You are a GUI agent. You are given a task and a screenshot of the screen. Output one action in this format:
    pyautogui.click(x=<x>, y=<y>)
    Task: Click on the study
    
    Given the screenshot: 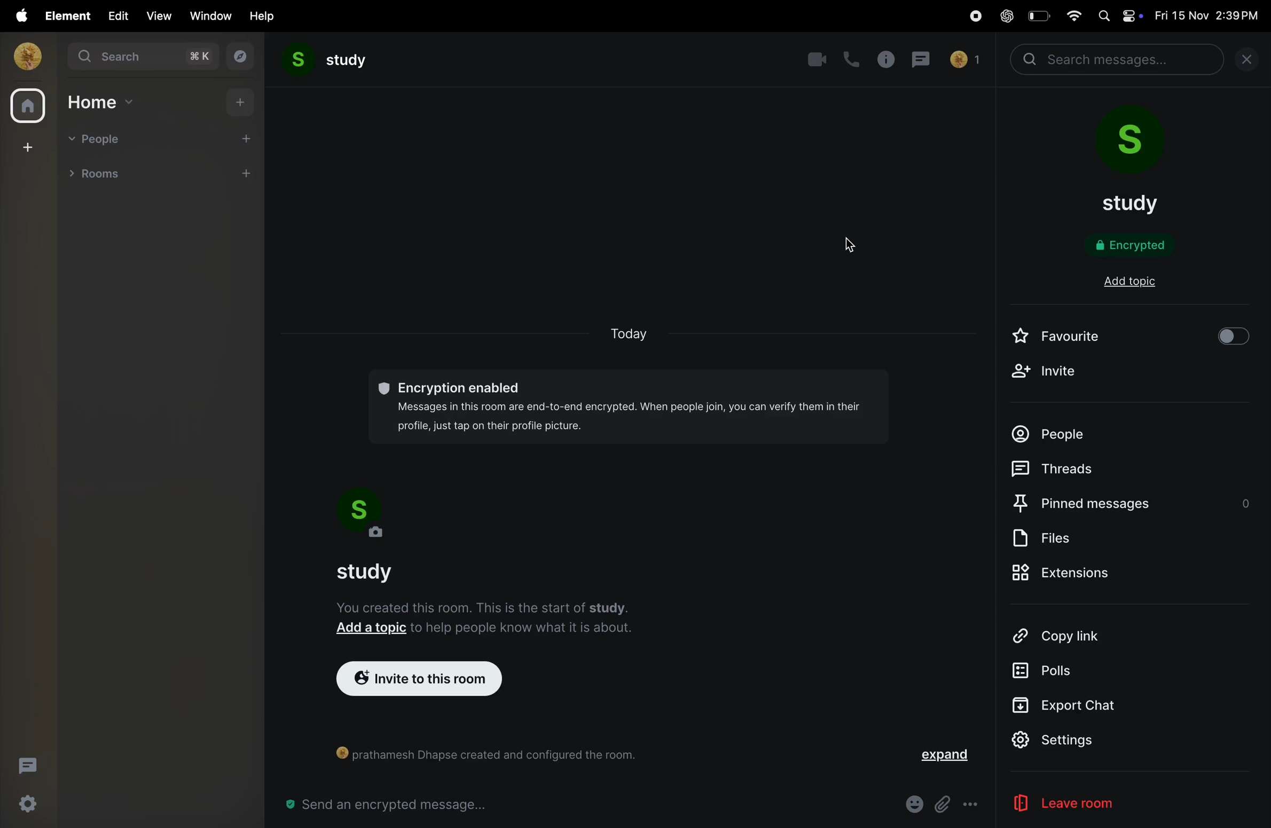 What is the action you would take?
    pyautogui.click(x=363, y=574)
    